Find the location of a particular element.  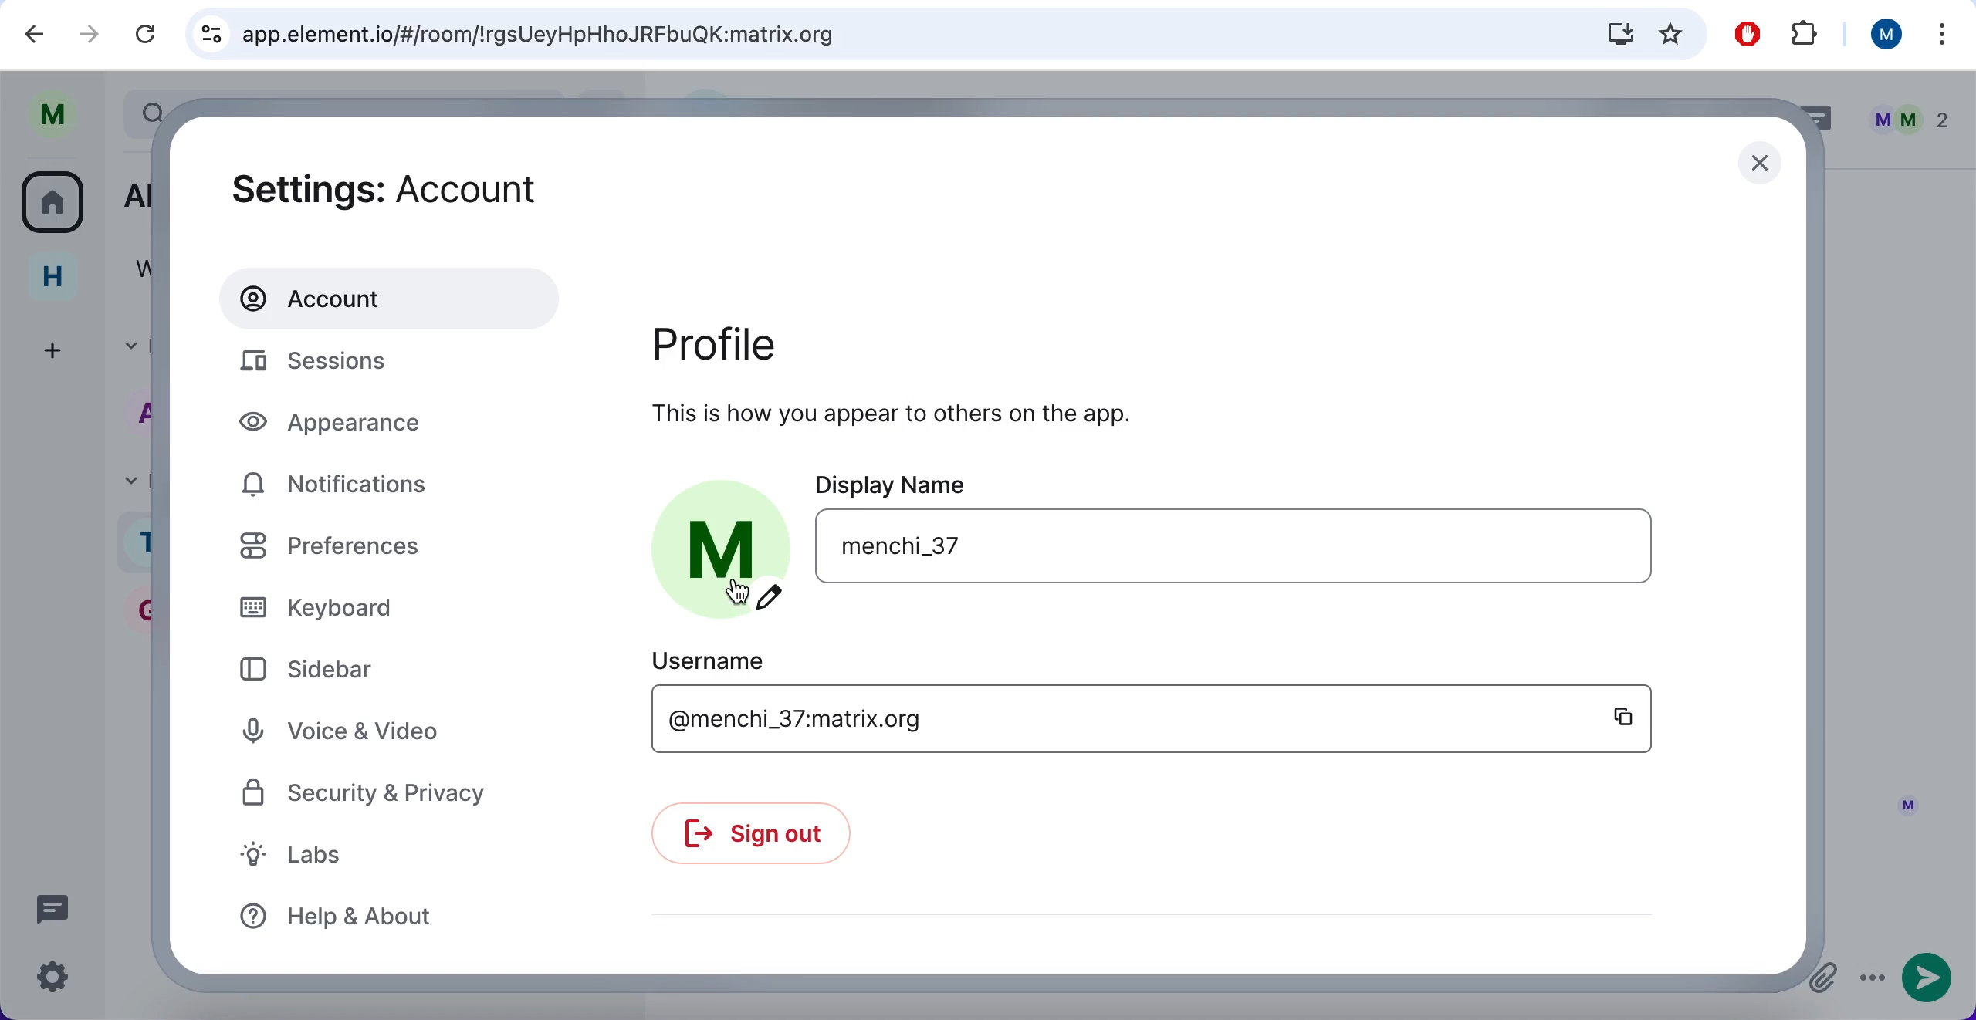

 is located at coordinates (1914, 120).